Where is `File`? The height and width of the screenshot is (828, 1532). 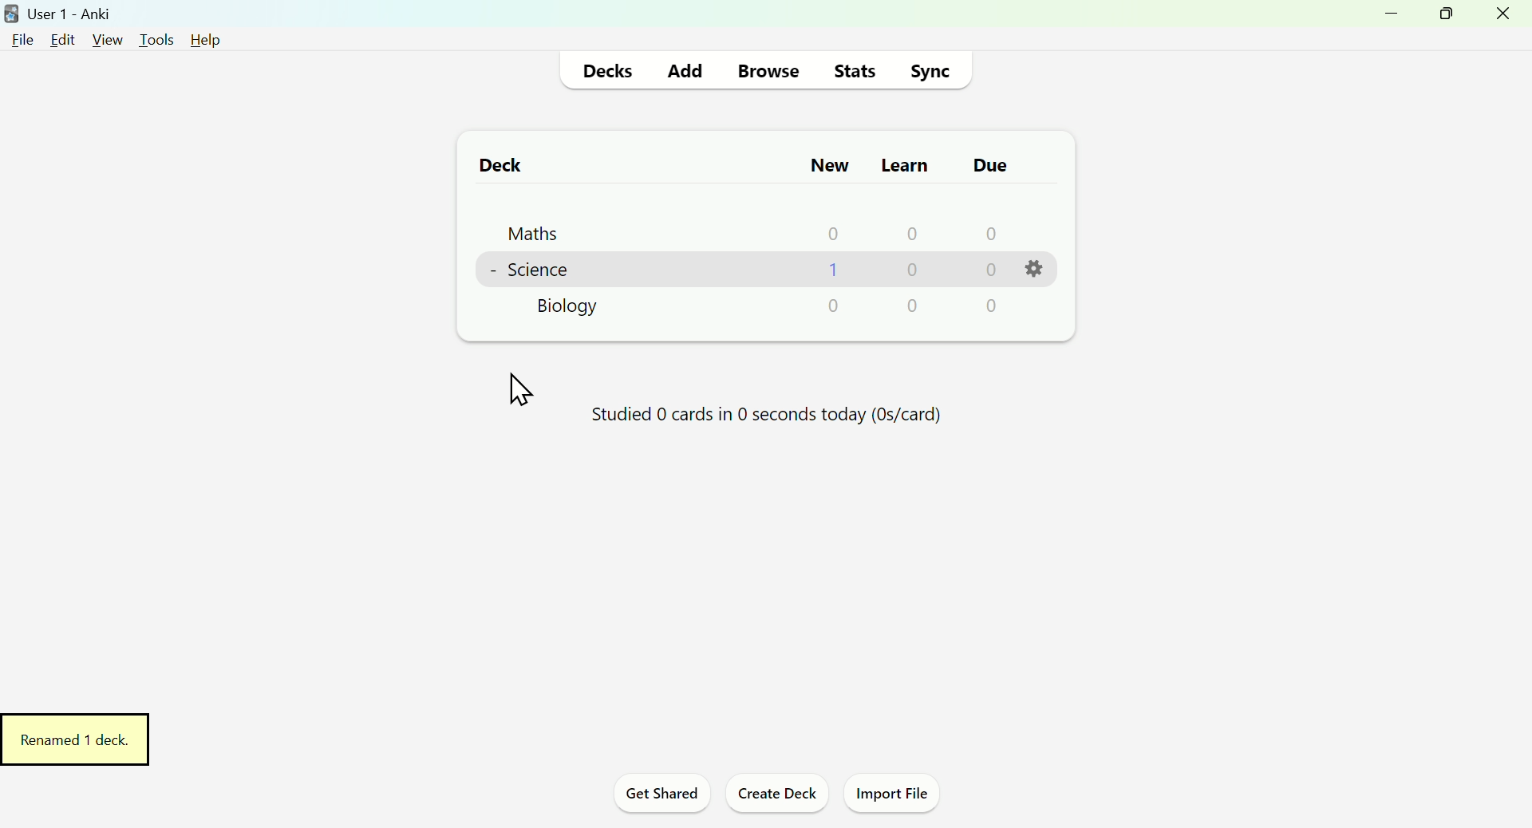
File is located at coordinates (24, 39).